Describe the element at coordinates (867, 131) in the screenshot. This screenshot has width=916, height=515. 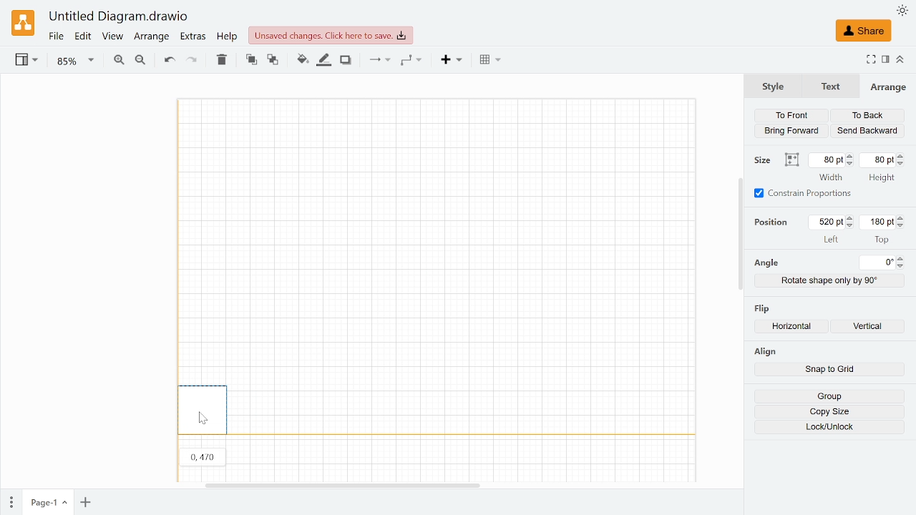
I see `Send backwards` at that location.